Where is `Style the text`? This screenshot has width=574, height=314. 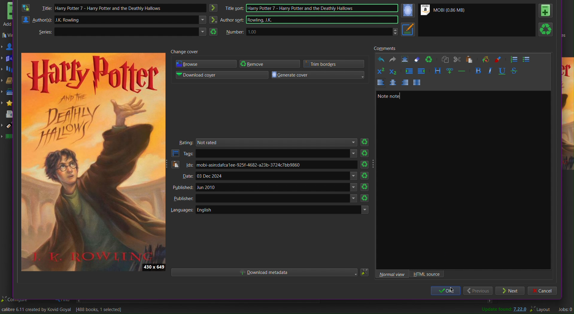 Style the text is located at coordinates (438, 71).